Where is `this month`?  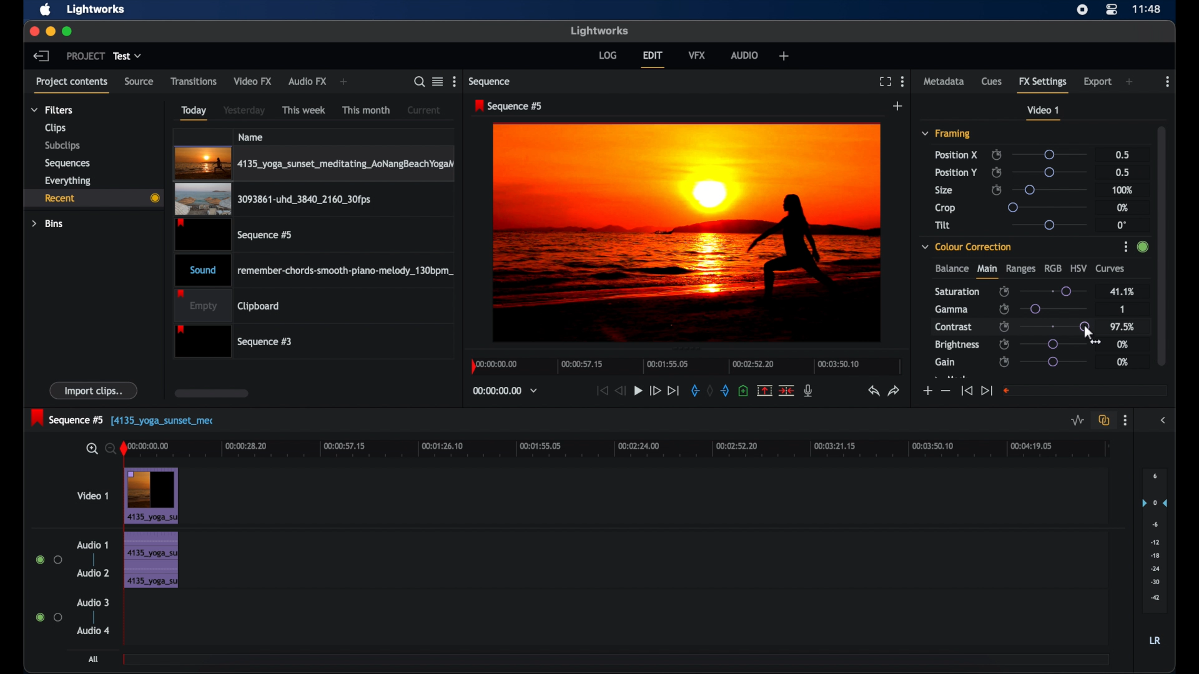
this month is located at coordinates (366, 110).